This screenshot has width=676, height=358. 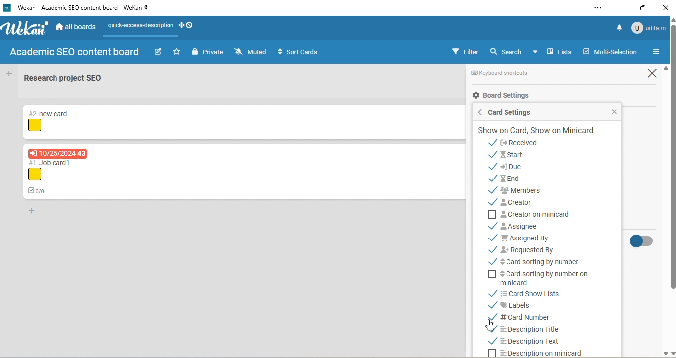 What do you see at coordinates (644, 242) in the screenshot?
I see `toggle on/off` at bounding box center [644, 242].